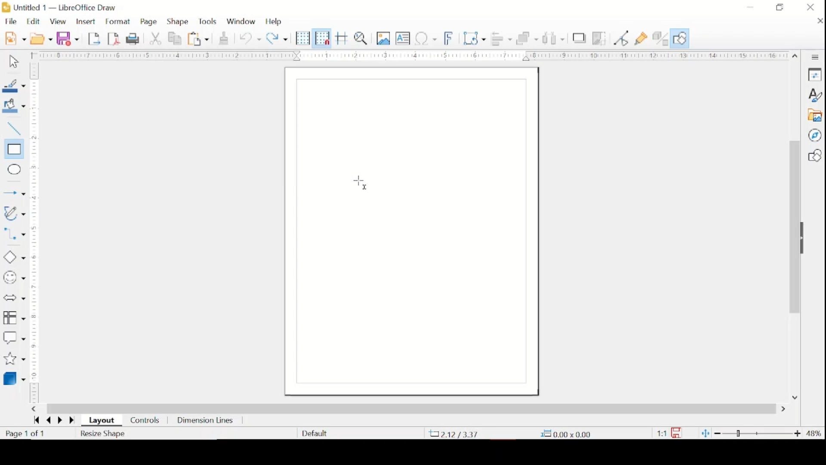 Image resolution: width=826 pixels, height=465 pixels. I want to click on paste options, so click(199, 39).